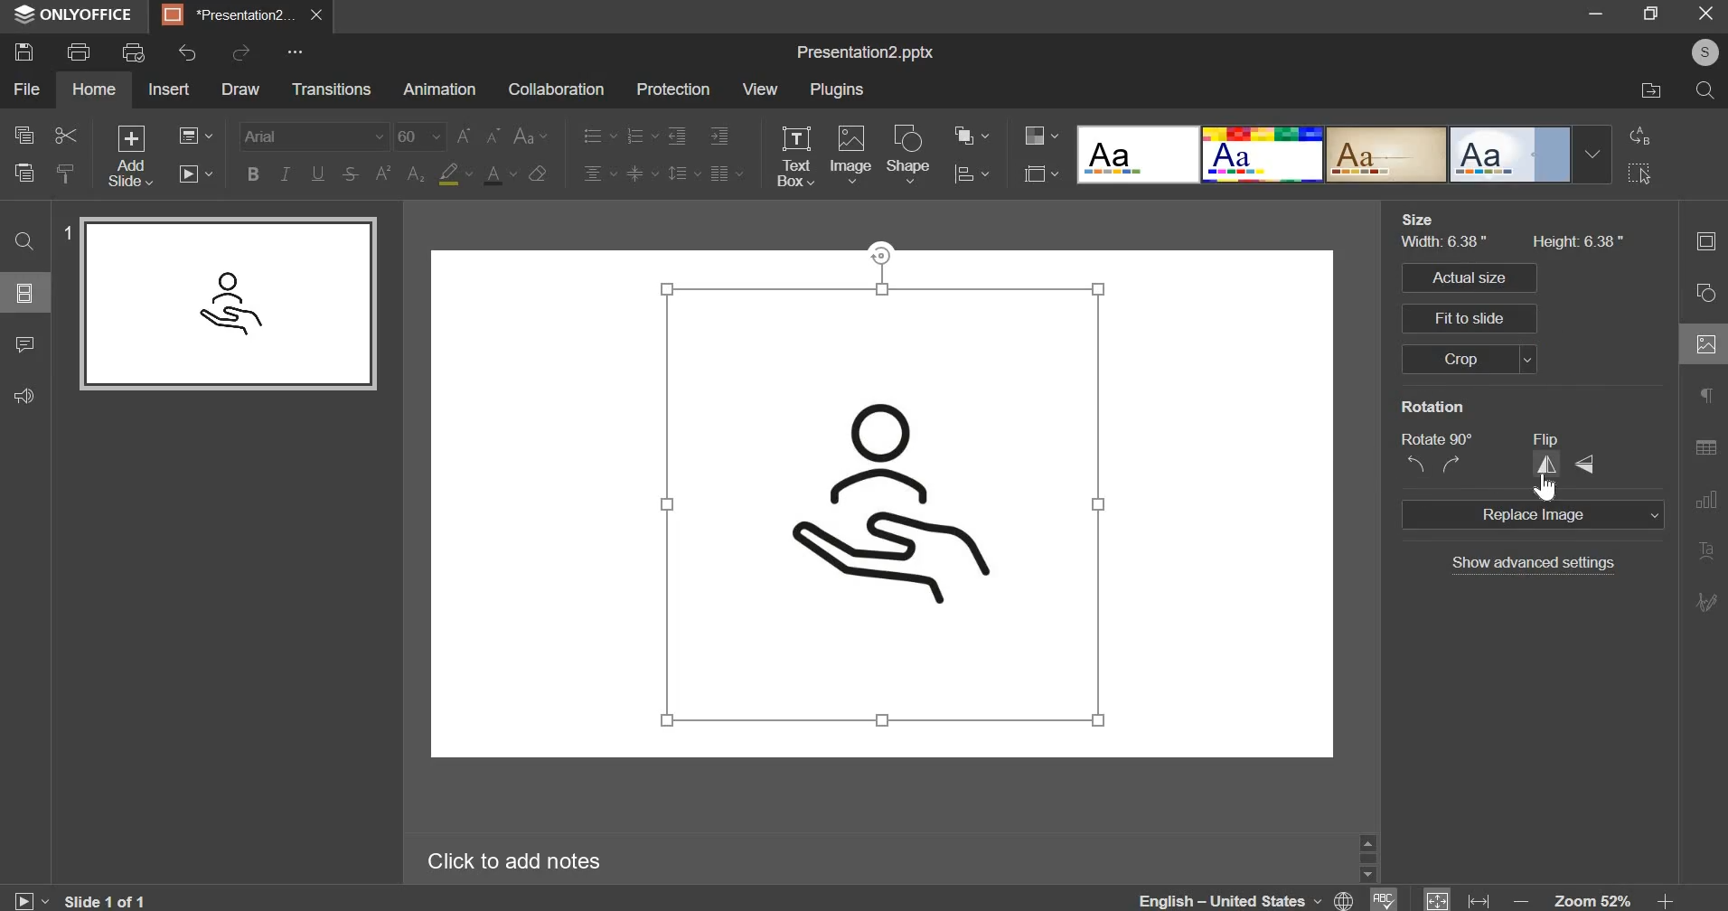 The height and width of the screenshot is (911, 1728). I want to click on text art, so click(1705, 551).